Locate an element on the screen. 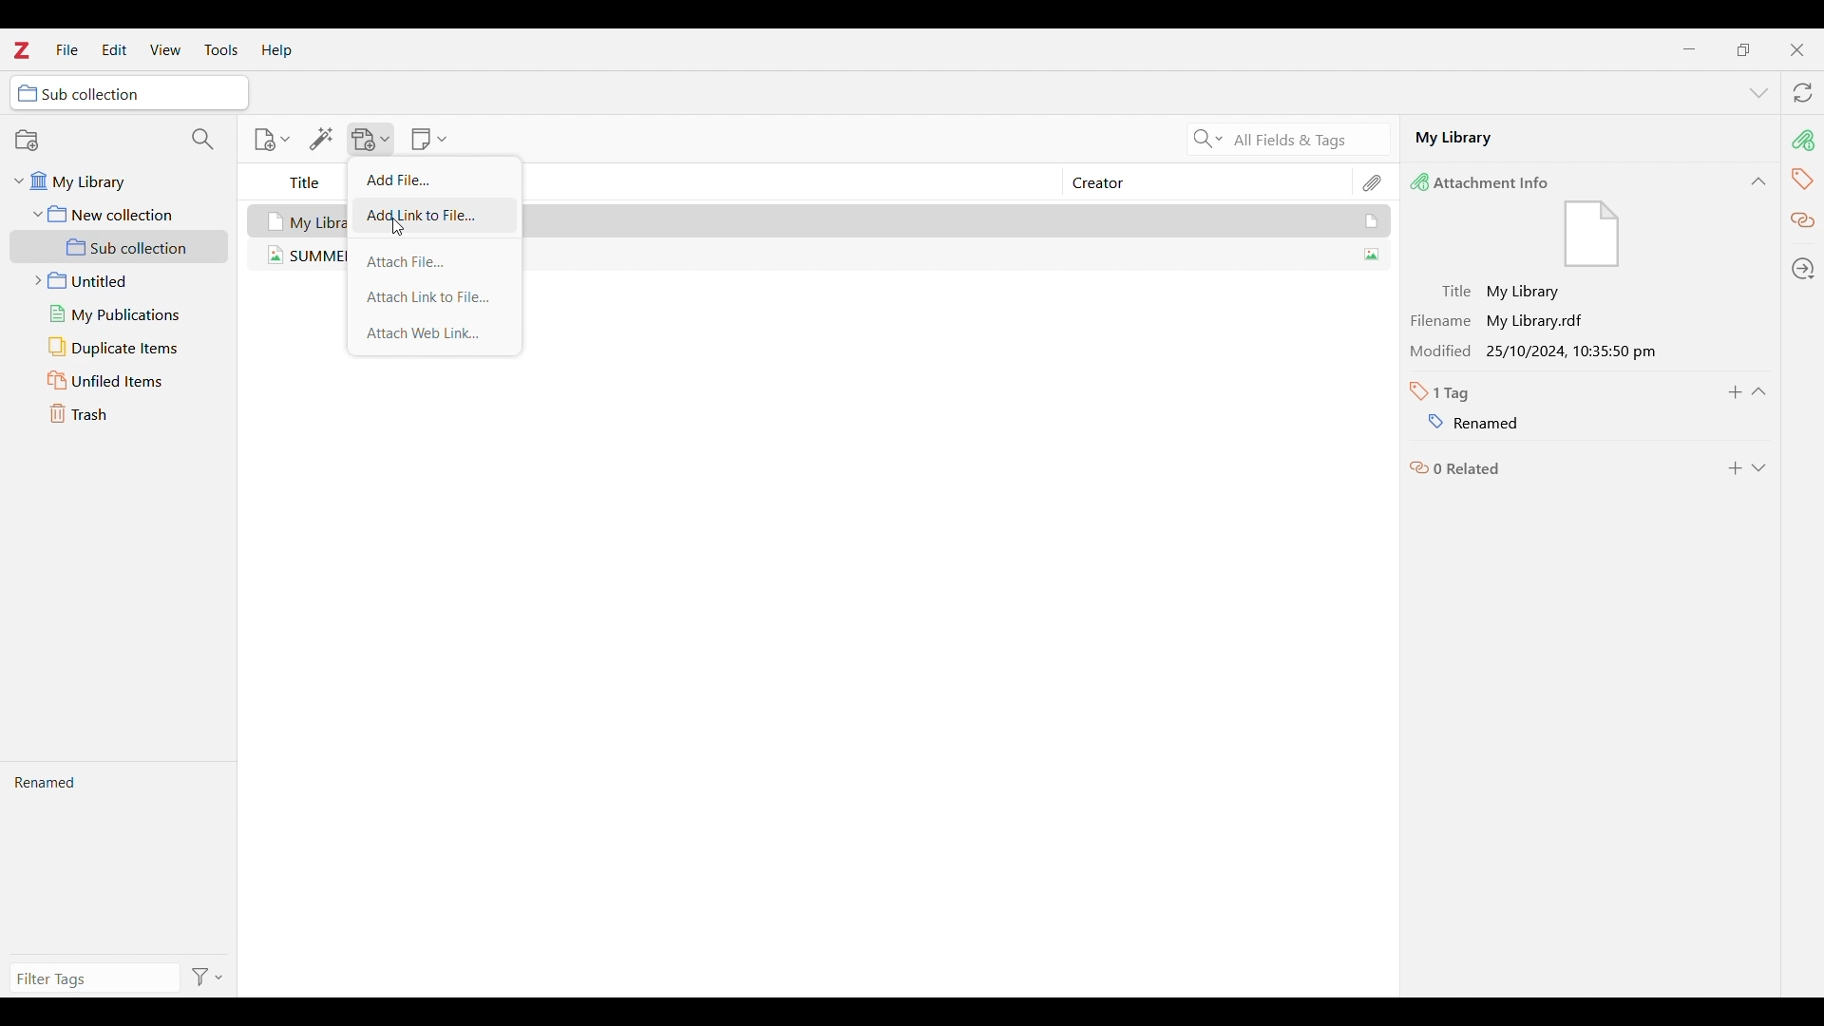 This screenshot has width=1824, height=1026. Creator column is located at coordinates (1192, 181).